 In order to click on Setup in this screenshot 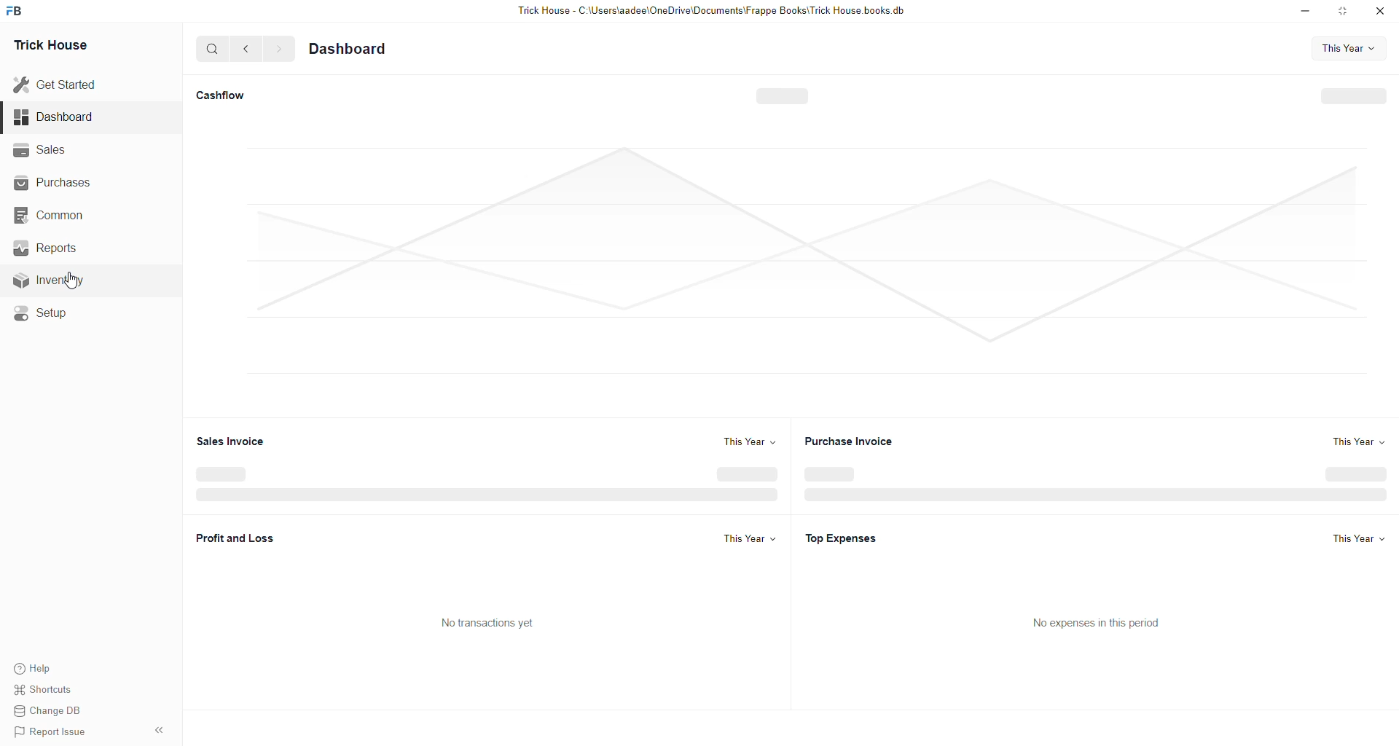, I will do `click(53, 316)`.